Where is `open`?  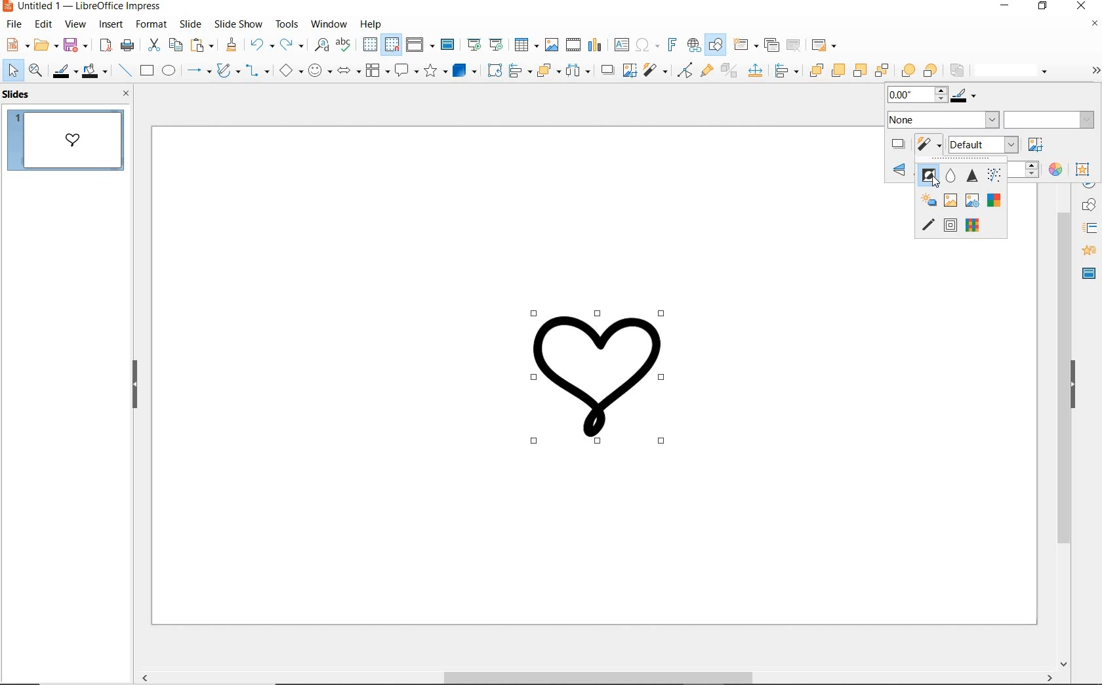 open is located at coordinates (45, 43).